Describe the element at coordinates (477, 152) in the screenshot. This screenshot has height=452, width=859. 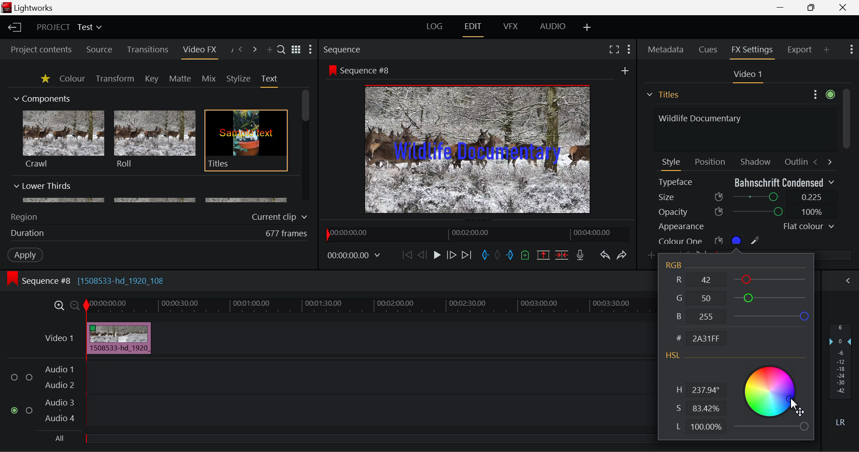
I see `Text Color Changed` at that location.